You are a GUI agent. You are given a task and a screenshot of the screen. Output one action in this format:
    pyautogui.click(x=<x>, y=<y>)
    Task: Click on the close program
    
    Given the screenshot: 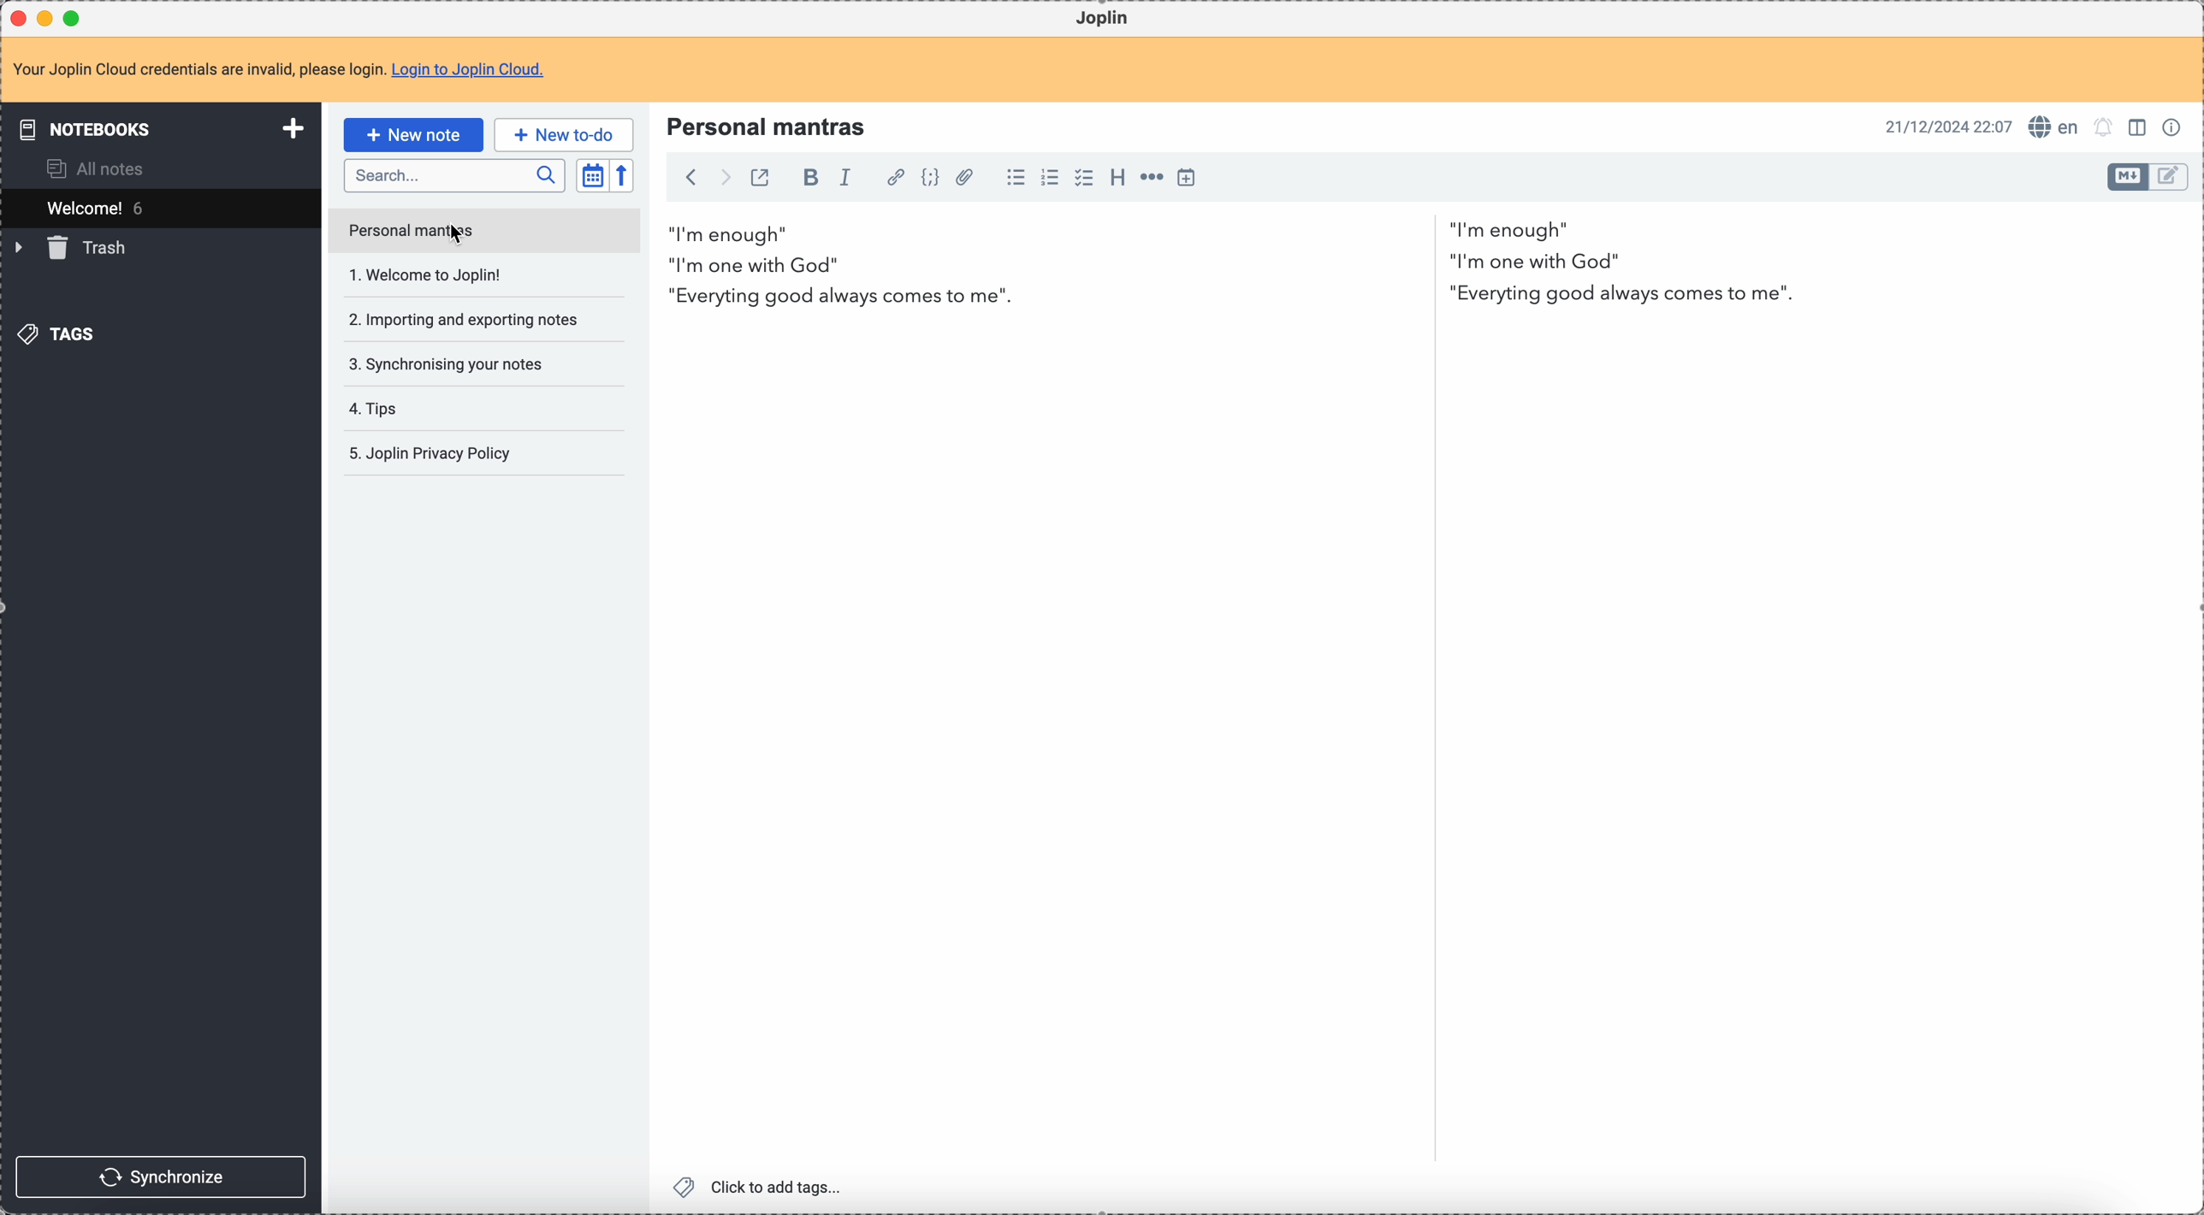 What is the action you would take?
    pyautogui.click(x=16, y=20)
    